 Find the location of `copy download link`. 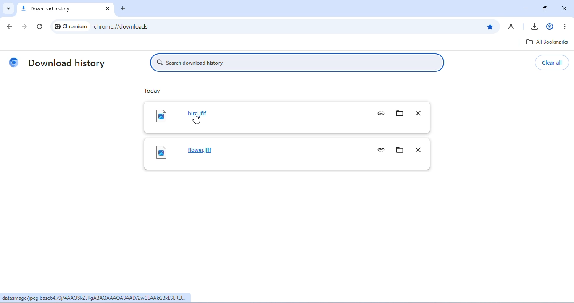

copy download link is located at coordinates (382, 113).